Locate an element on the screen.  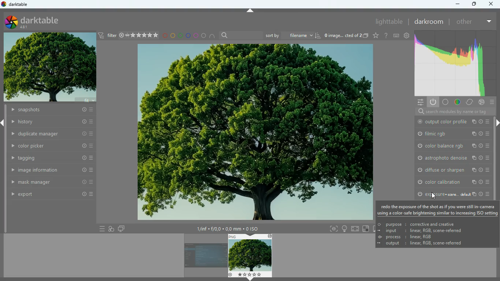
copy is located at coordinates (366, 36).